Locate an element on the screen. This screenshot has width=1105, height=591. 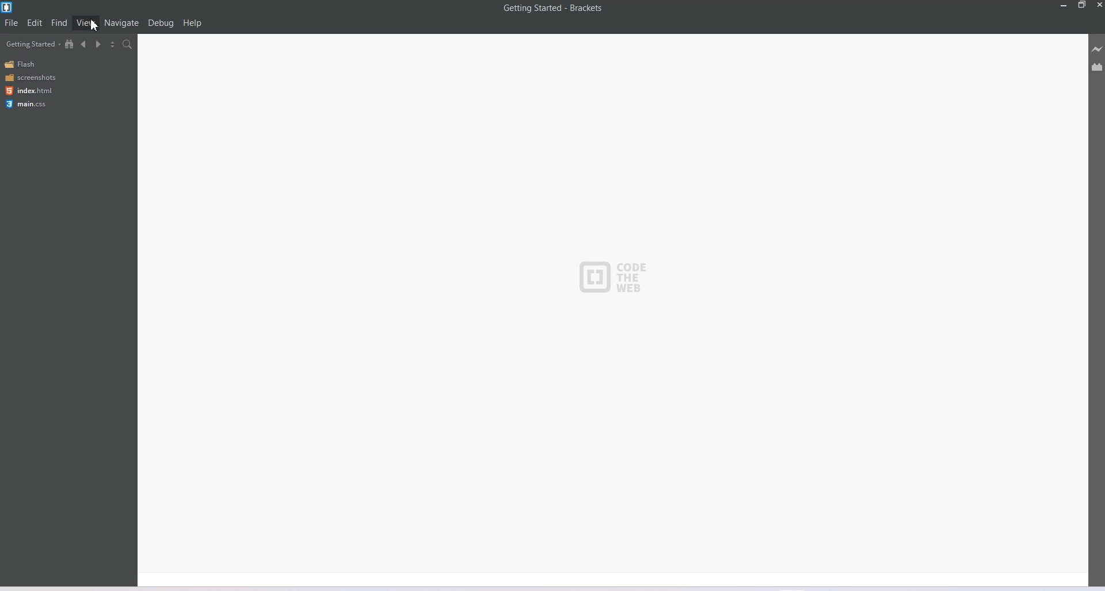
Navigate Forwards is located at coordinates (98, 45).